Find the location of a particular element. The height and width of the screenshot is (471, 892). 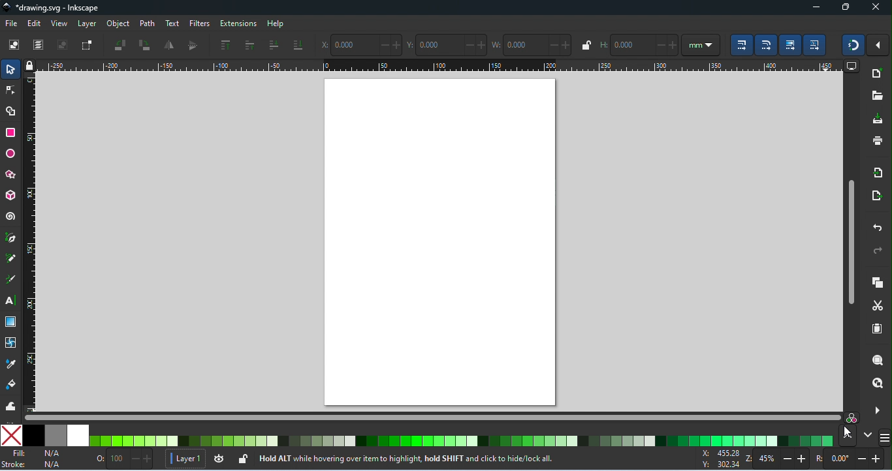

path is located at coordinates (146, 23).